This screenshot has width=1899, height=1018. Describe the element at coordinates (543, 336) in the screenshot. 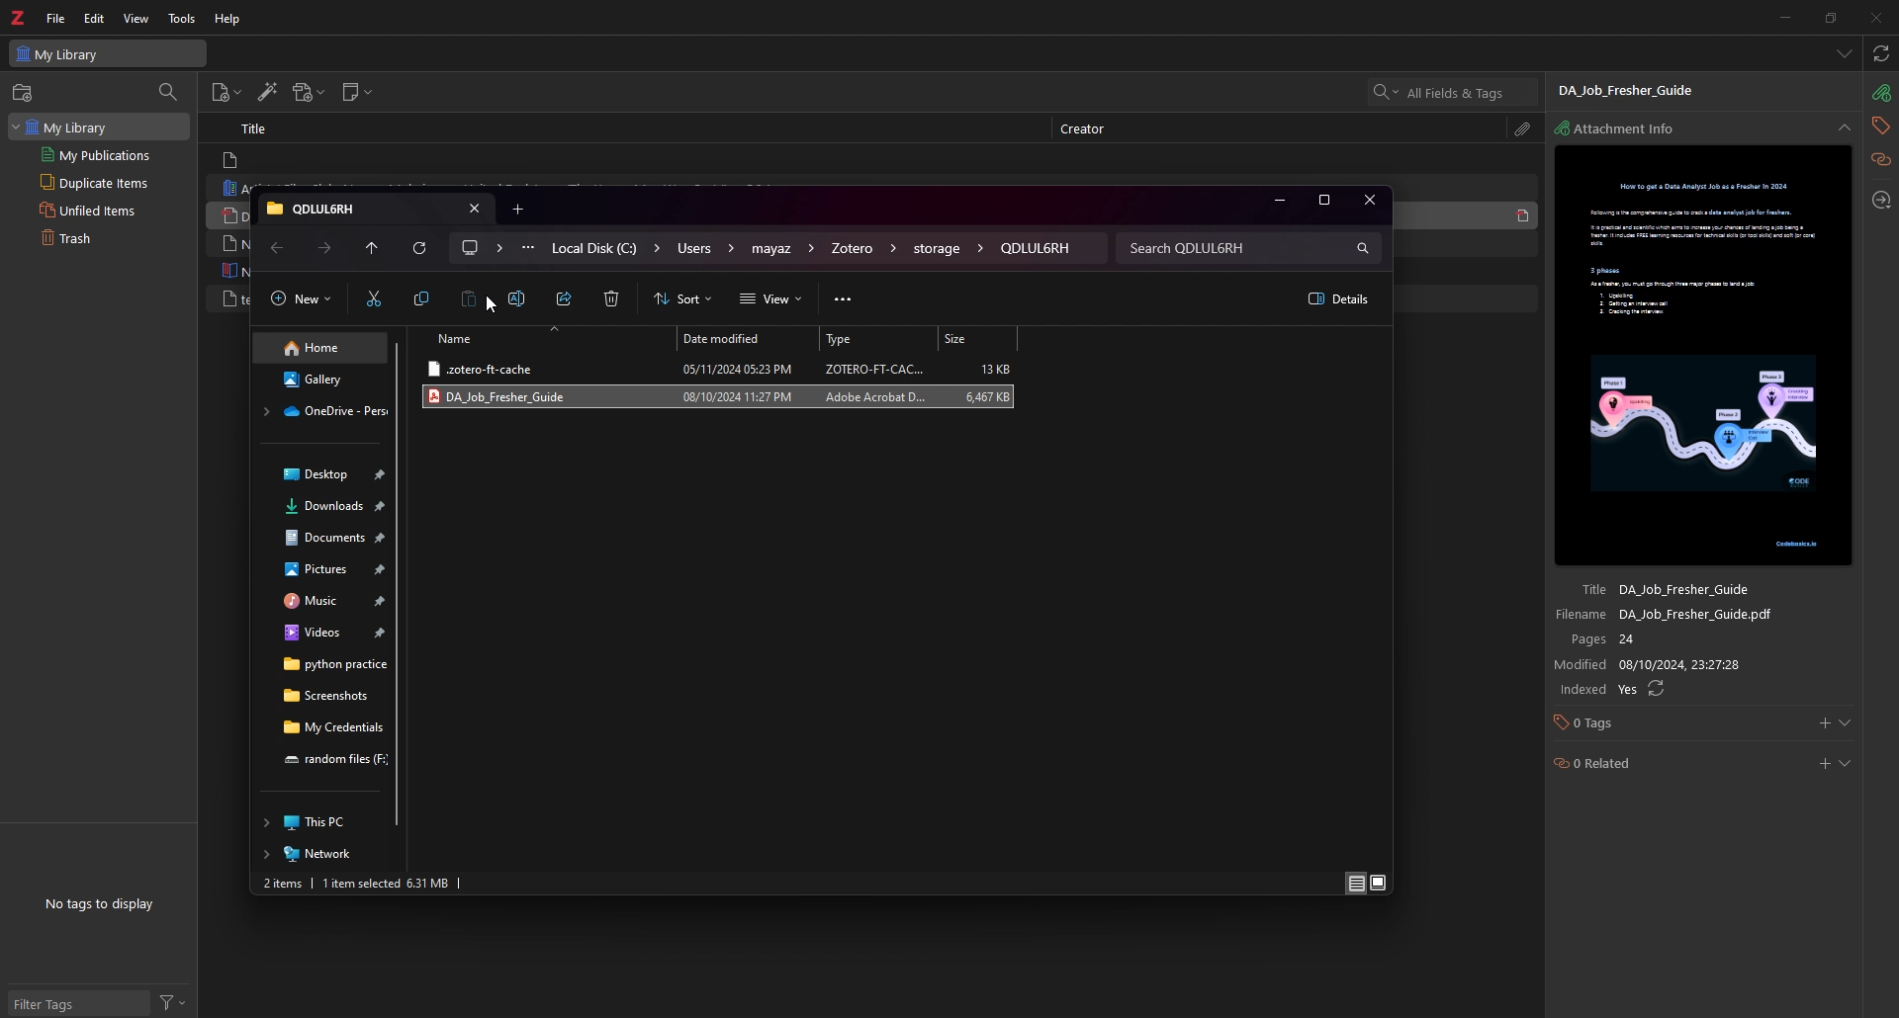

I see `name` at that location.